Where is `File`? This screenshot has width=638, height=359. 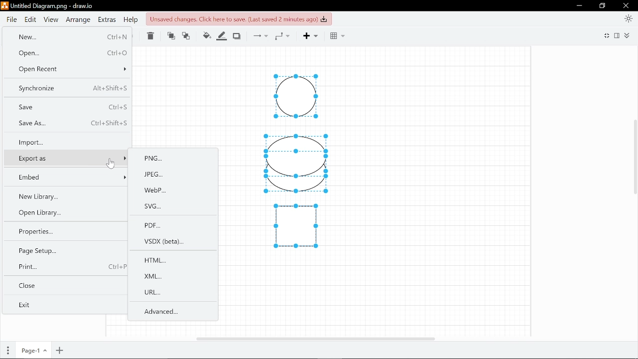 File is located at coordinates (12, 19).